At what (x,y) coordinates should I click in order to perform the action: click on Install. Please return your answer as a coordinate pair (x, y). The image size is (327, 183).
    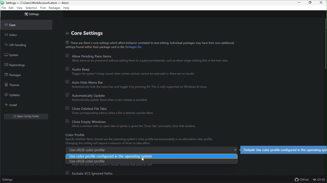
    Looking at the image, I should click on (14, 105).